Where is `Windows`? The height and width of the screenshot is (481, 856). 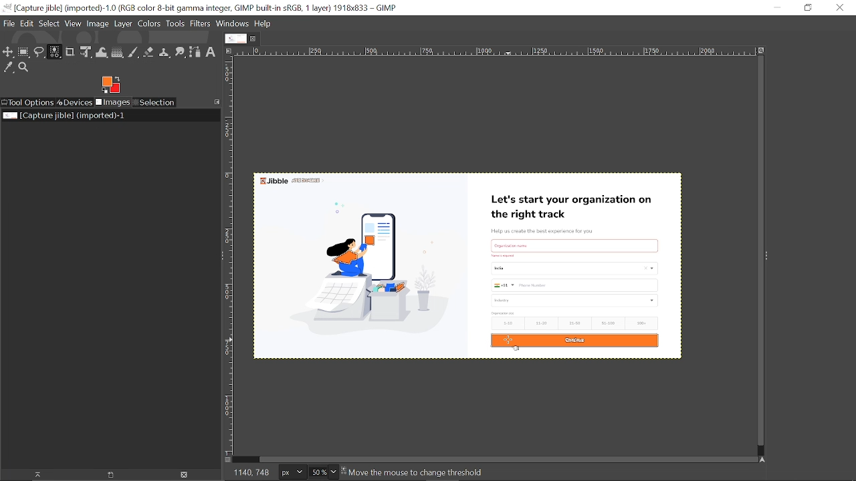
Windows is located at coordinates (233, 24).